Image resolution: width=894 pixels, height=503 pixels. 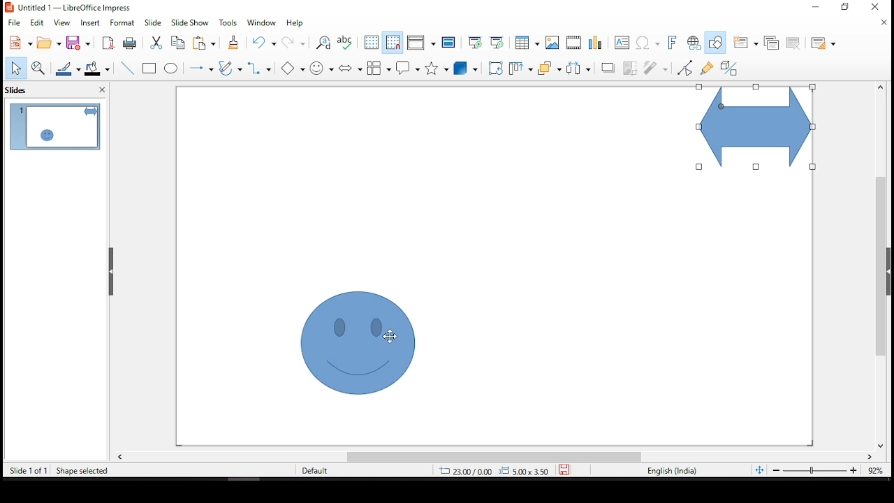 What do you see at coordinates (849, 10) in the screenshot?
I see `restore` at bounding box center [849, 10].